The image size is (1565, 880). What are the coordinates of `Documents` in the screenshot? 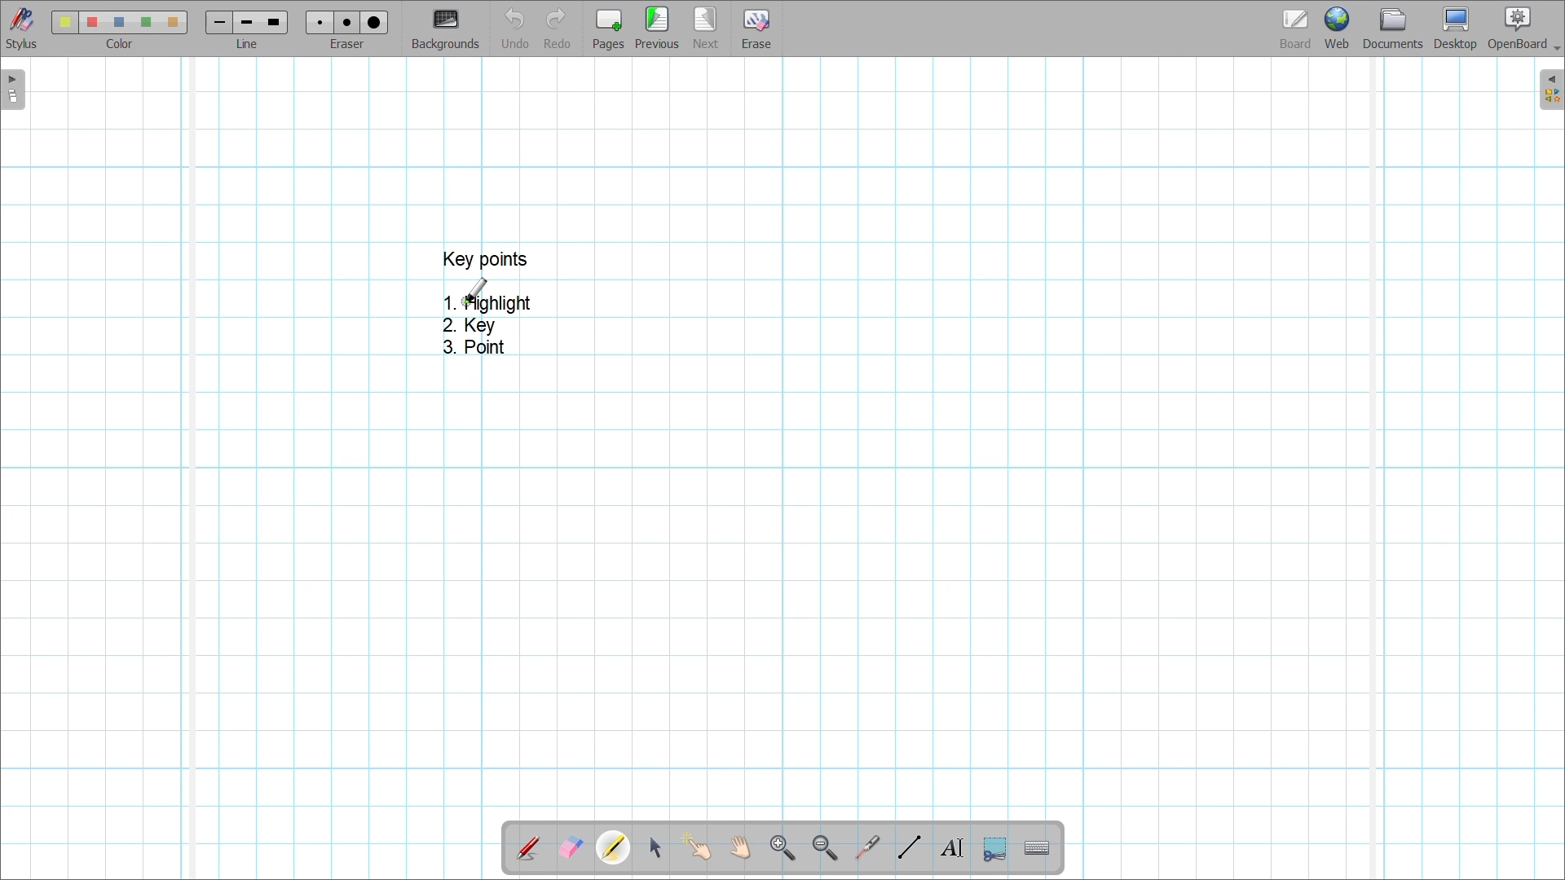 It's located at (1393, 29).